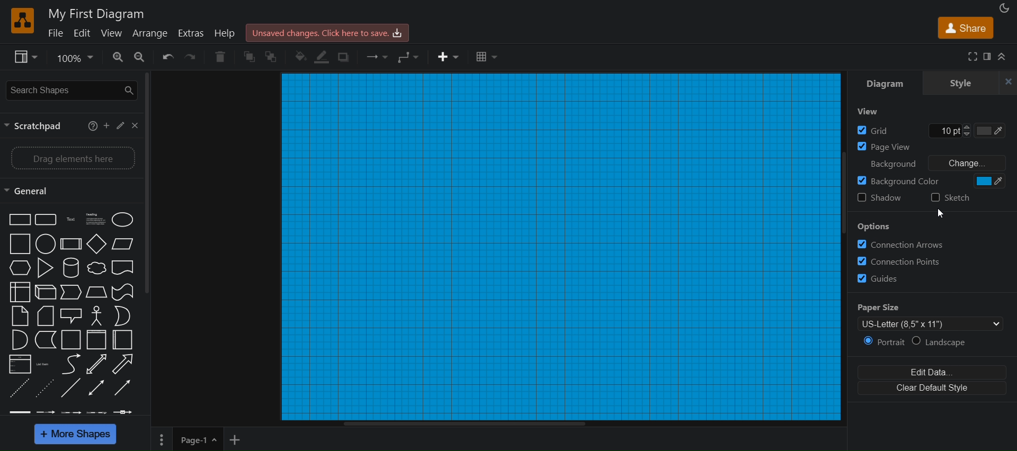 Image resolution: width=1017 pixels, height=451 pixels. What do you see at coordinates (249, 57) in the screenshot?
I see `to front ` at bounding box center [249, 57].